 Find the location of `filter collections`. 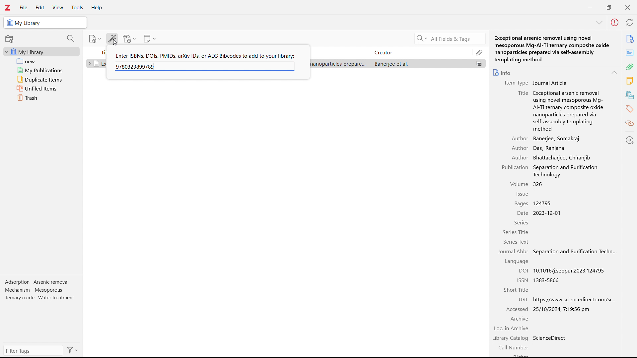

filter collections is located at coordinates (71, 38).